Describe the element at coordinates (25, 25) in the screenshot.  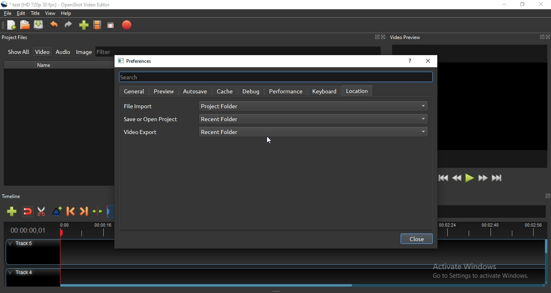
I see `Open project` at that location.